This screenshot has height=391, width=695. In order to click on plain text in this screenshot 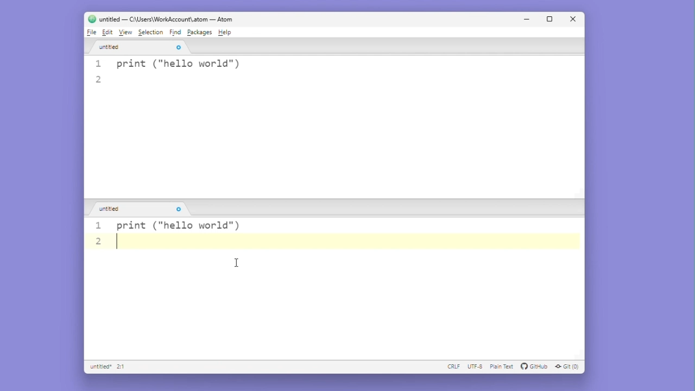, I will do `click(502, 367)`.